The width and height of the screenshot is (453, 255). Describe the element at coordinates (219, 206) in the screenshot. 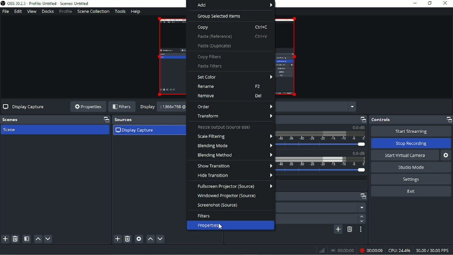

I see `Screenshot` at that location.